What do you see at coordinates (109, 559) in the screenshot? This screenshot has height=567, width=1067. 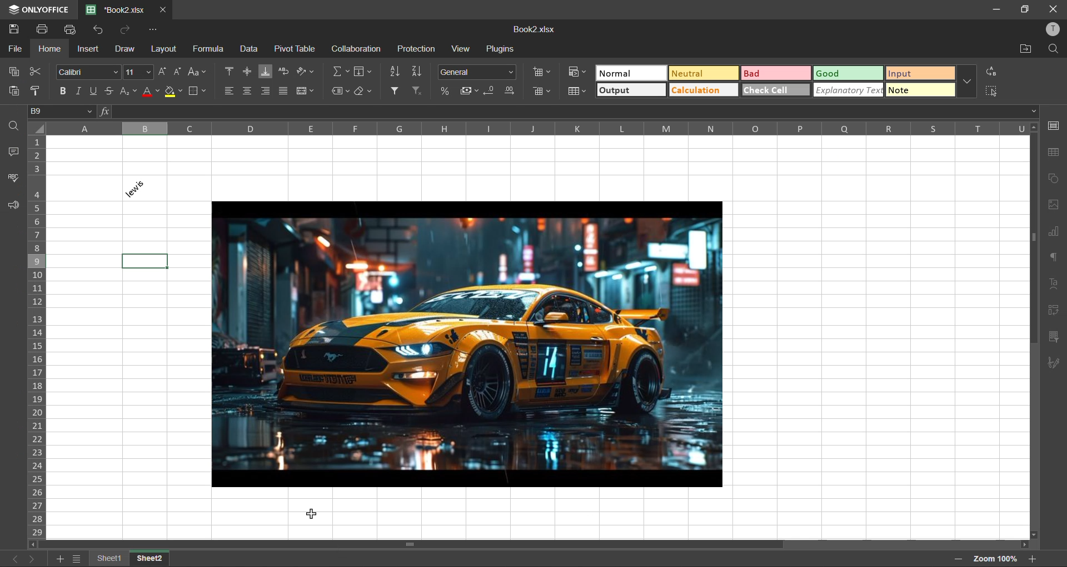 I see `Sheet1` at bounding box center [109, 559].